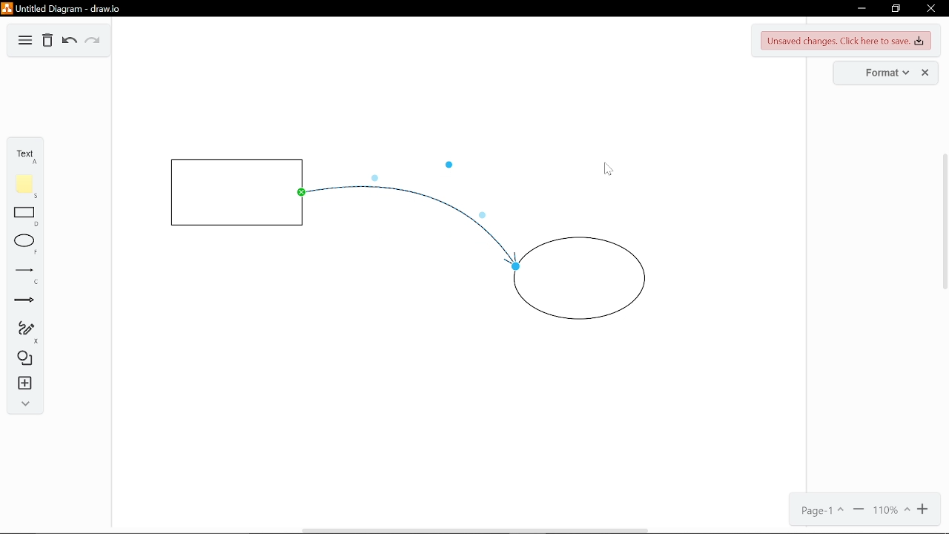  I want to click on Cursor, so click(604, 168).